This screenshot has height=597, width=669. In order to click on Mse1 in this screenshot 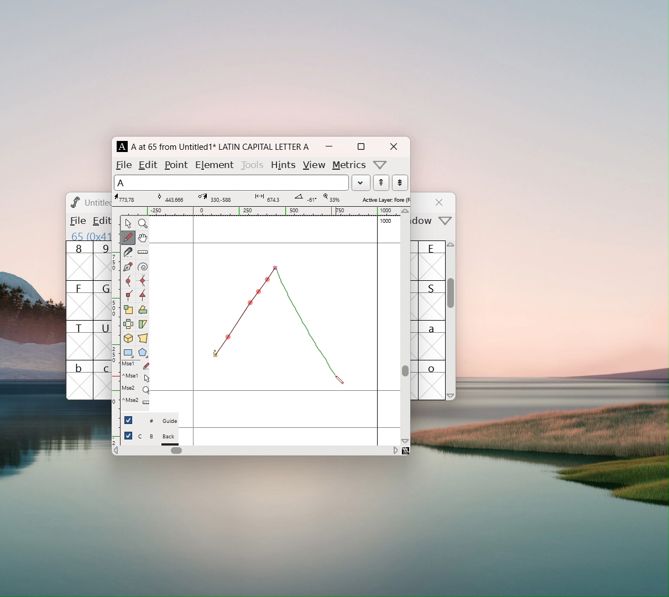, I will do `click(137, 365)`.